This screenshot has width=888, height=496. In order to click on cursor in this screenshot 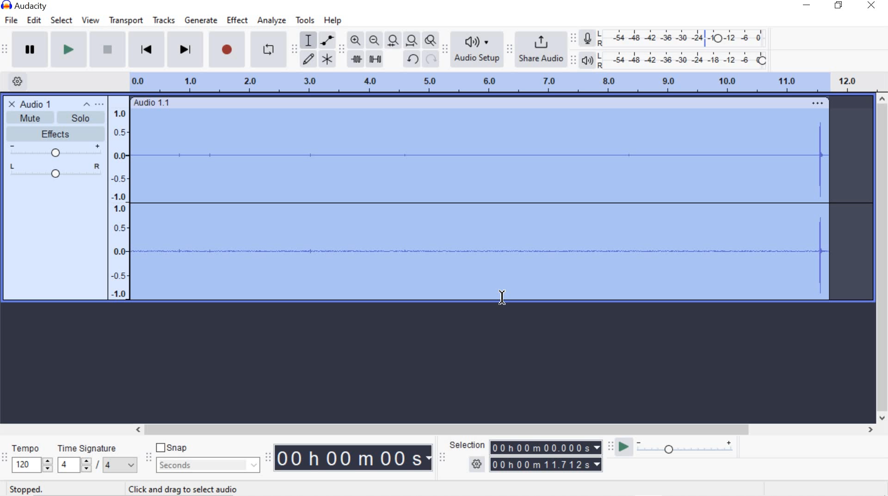, I will do `click(496, 296)`.